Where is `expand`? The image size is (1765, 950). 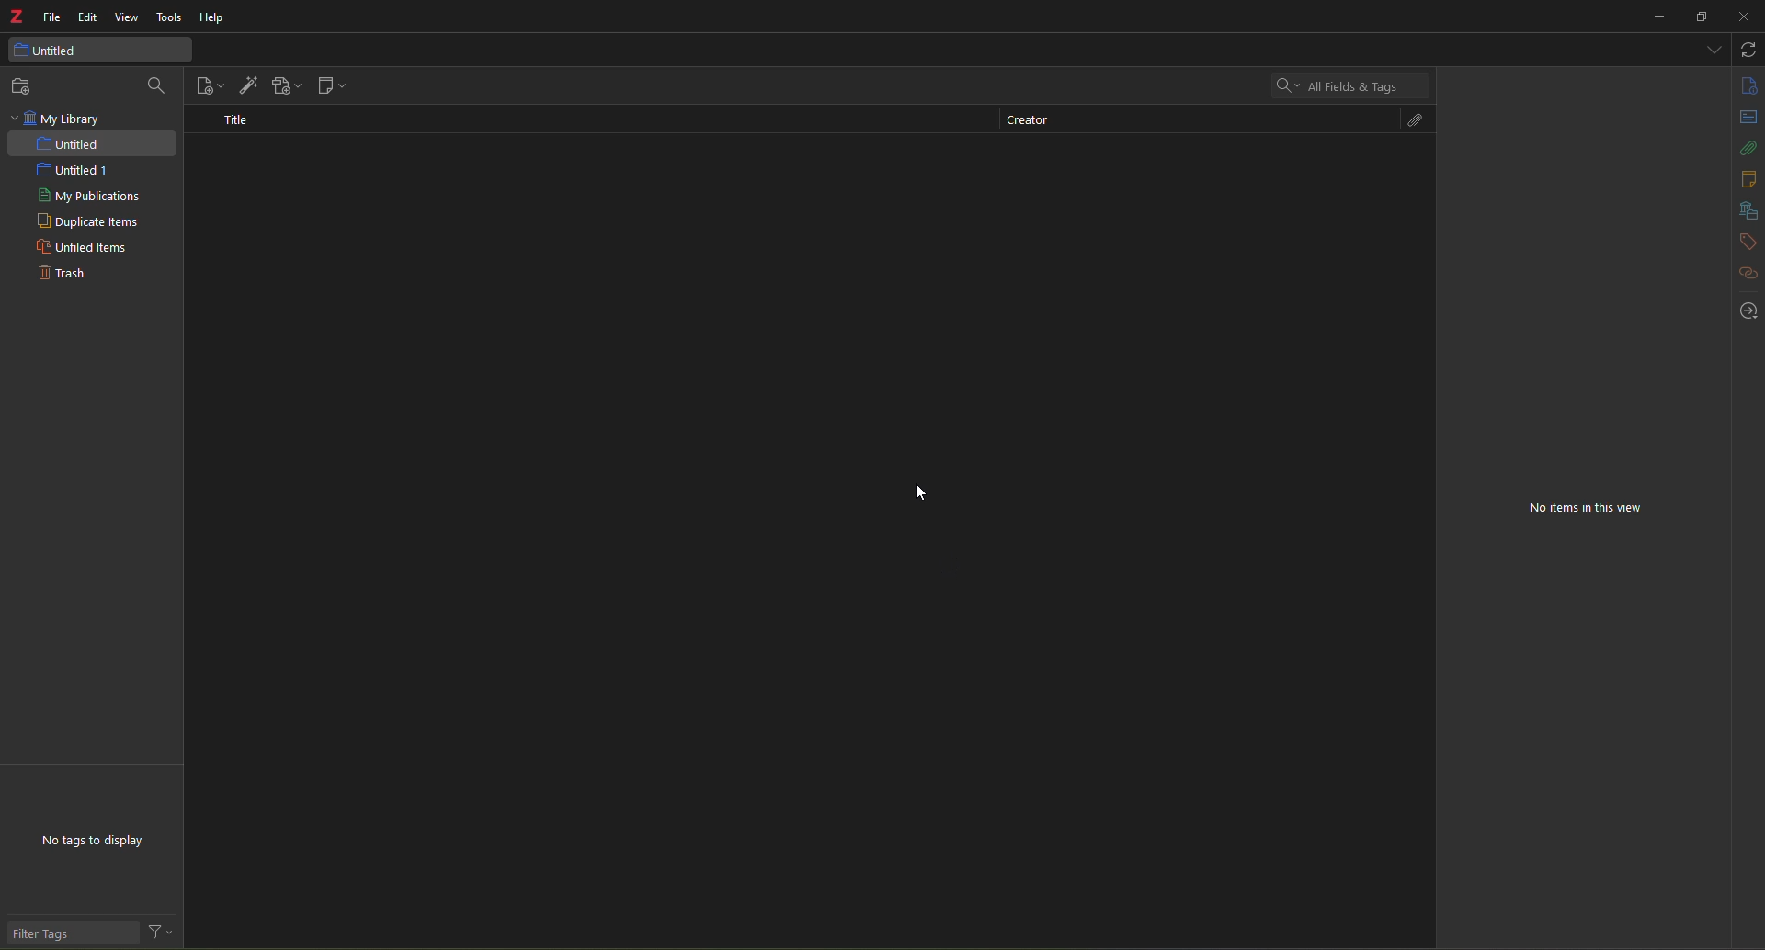
expand is located at coordinates (1718, 245).